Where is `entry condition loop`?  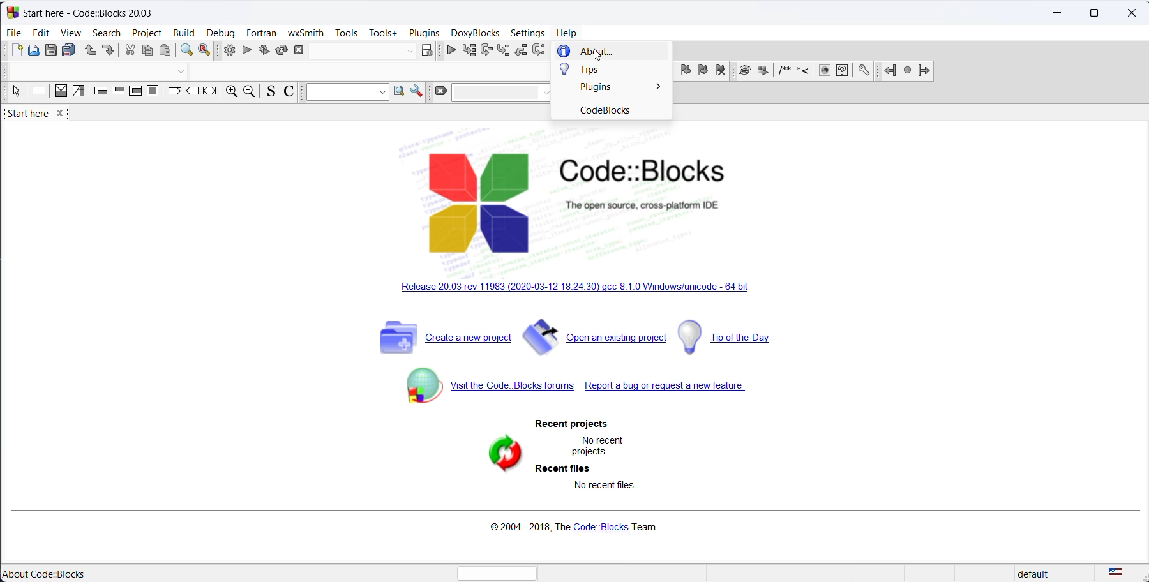
entry condition loop is located at coordinates (99, 94).